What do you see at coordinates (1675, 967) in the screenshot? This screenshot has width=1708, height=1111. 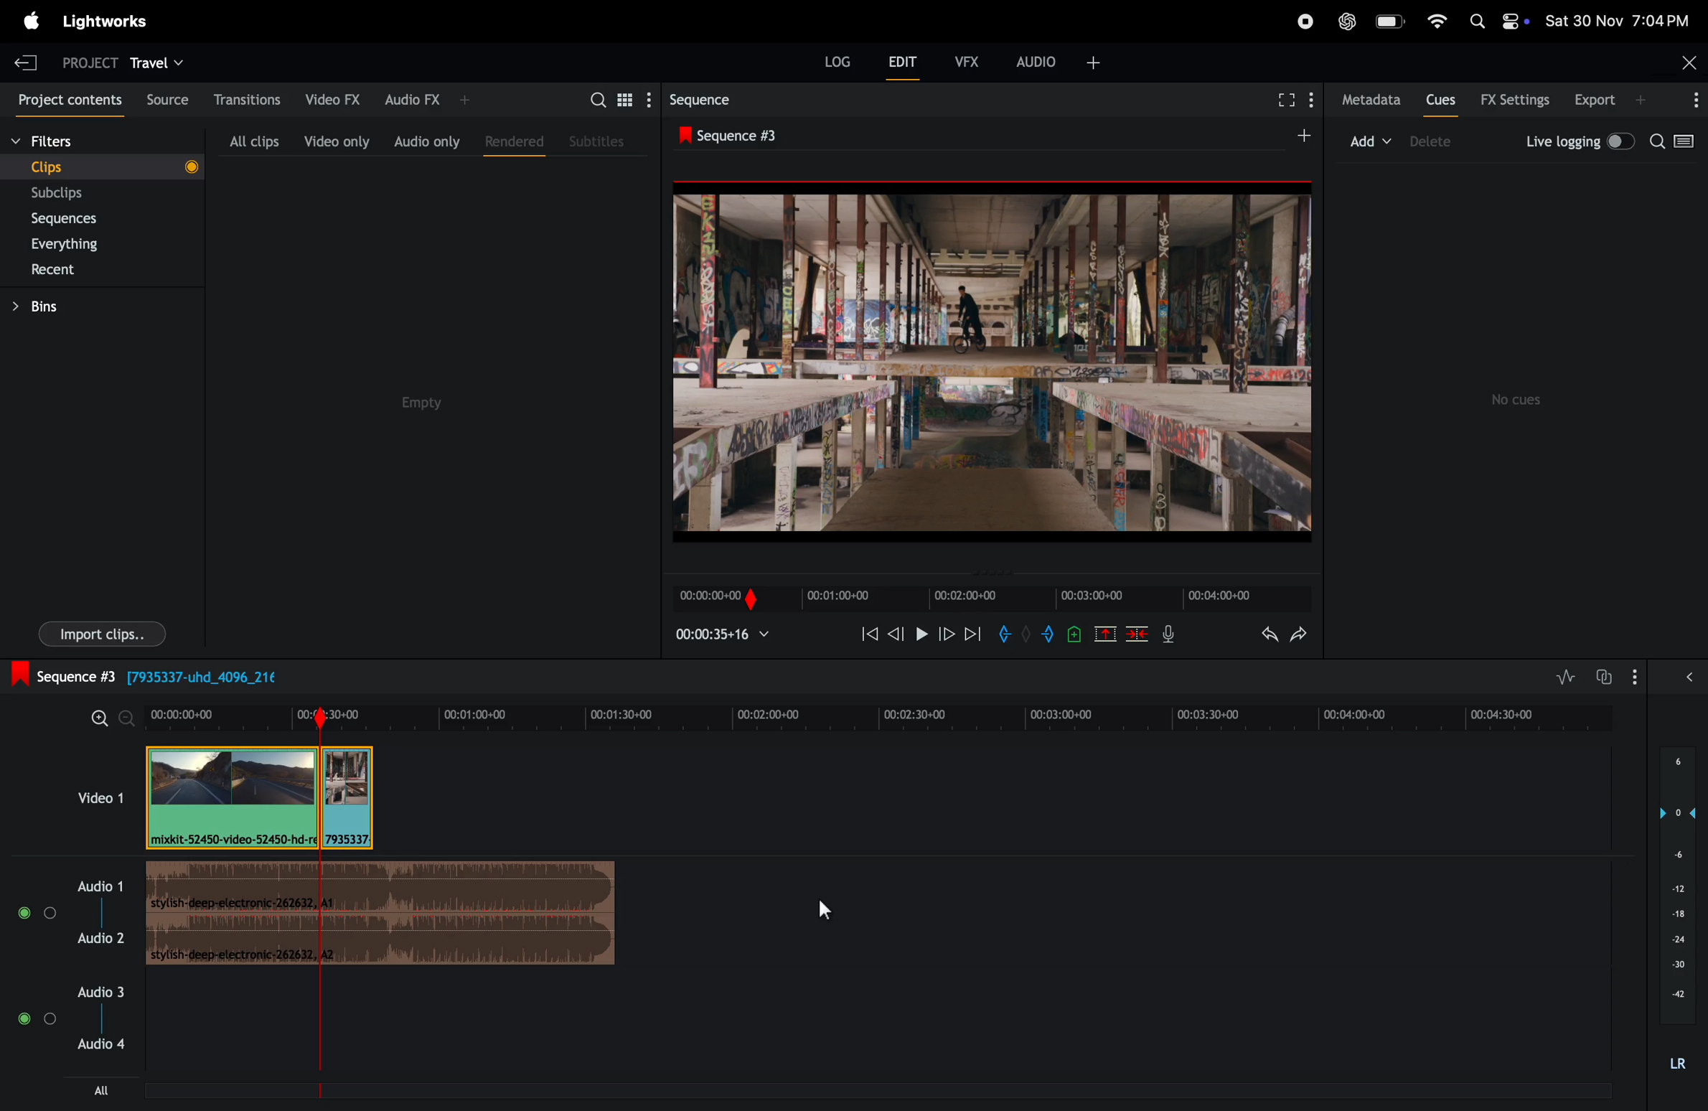 I see `-30 (layers)` at bounding box center [1675, 967].